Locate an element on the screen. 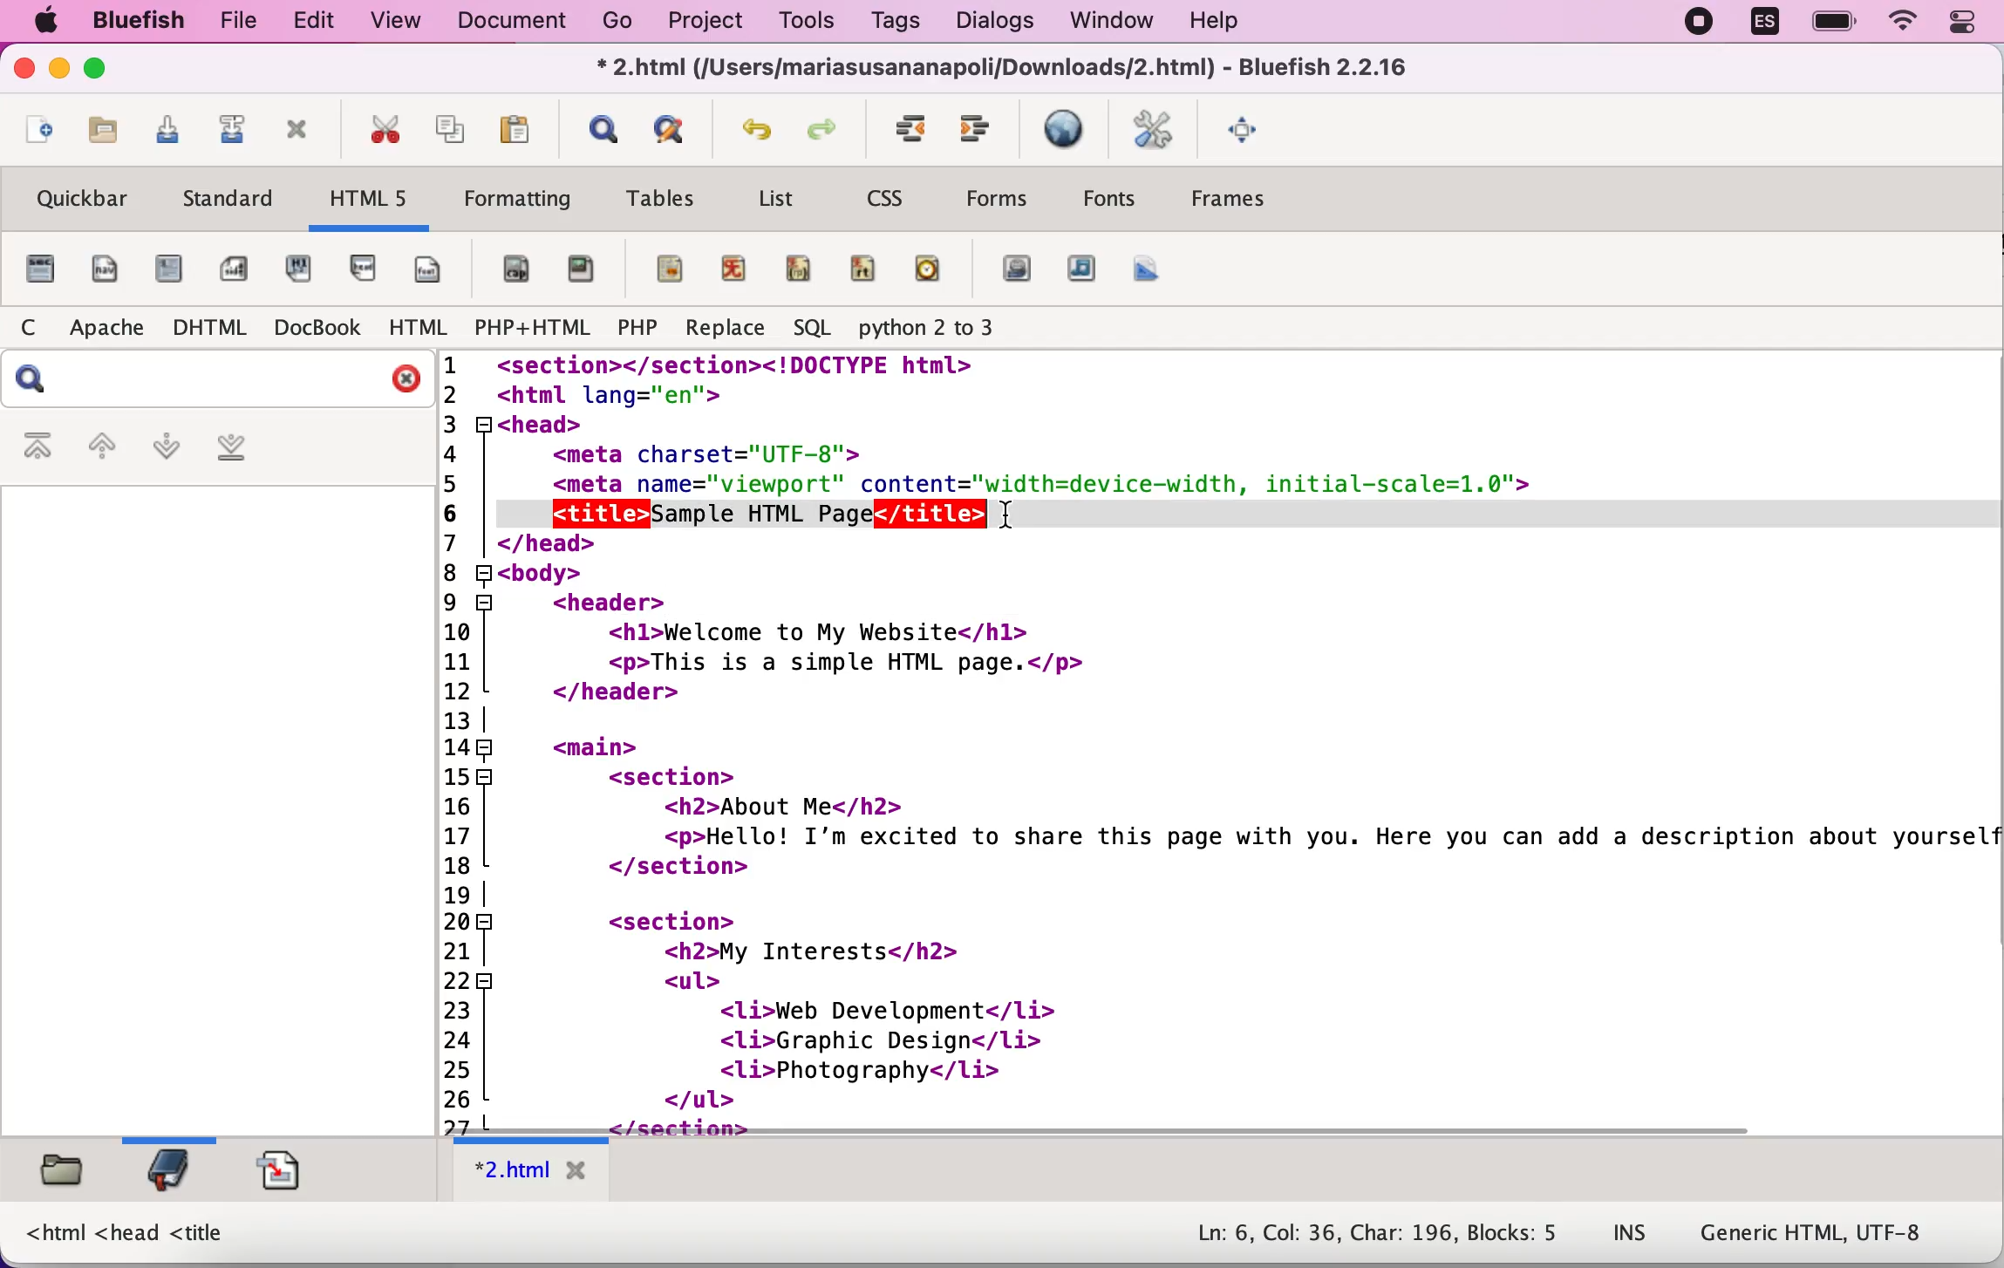  video is located at coordinates (1016, 269).